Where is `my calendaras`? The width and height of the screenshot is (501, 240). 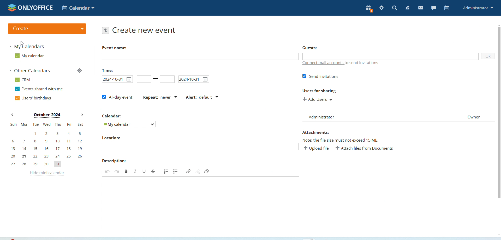
my calendaras is located at coordinates (27, 47).